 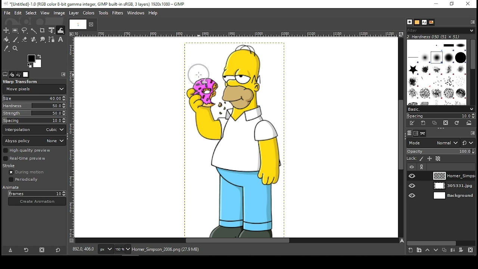 I want to click on scroll bar, so click(x=474, y=72).